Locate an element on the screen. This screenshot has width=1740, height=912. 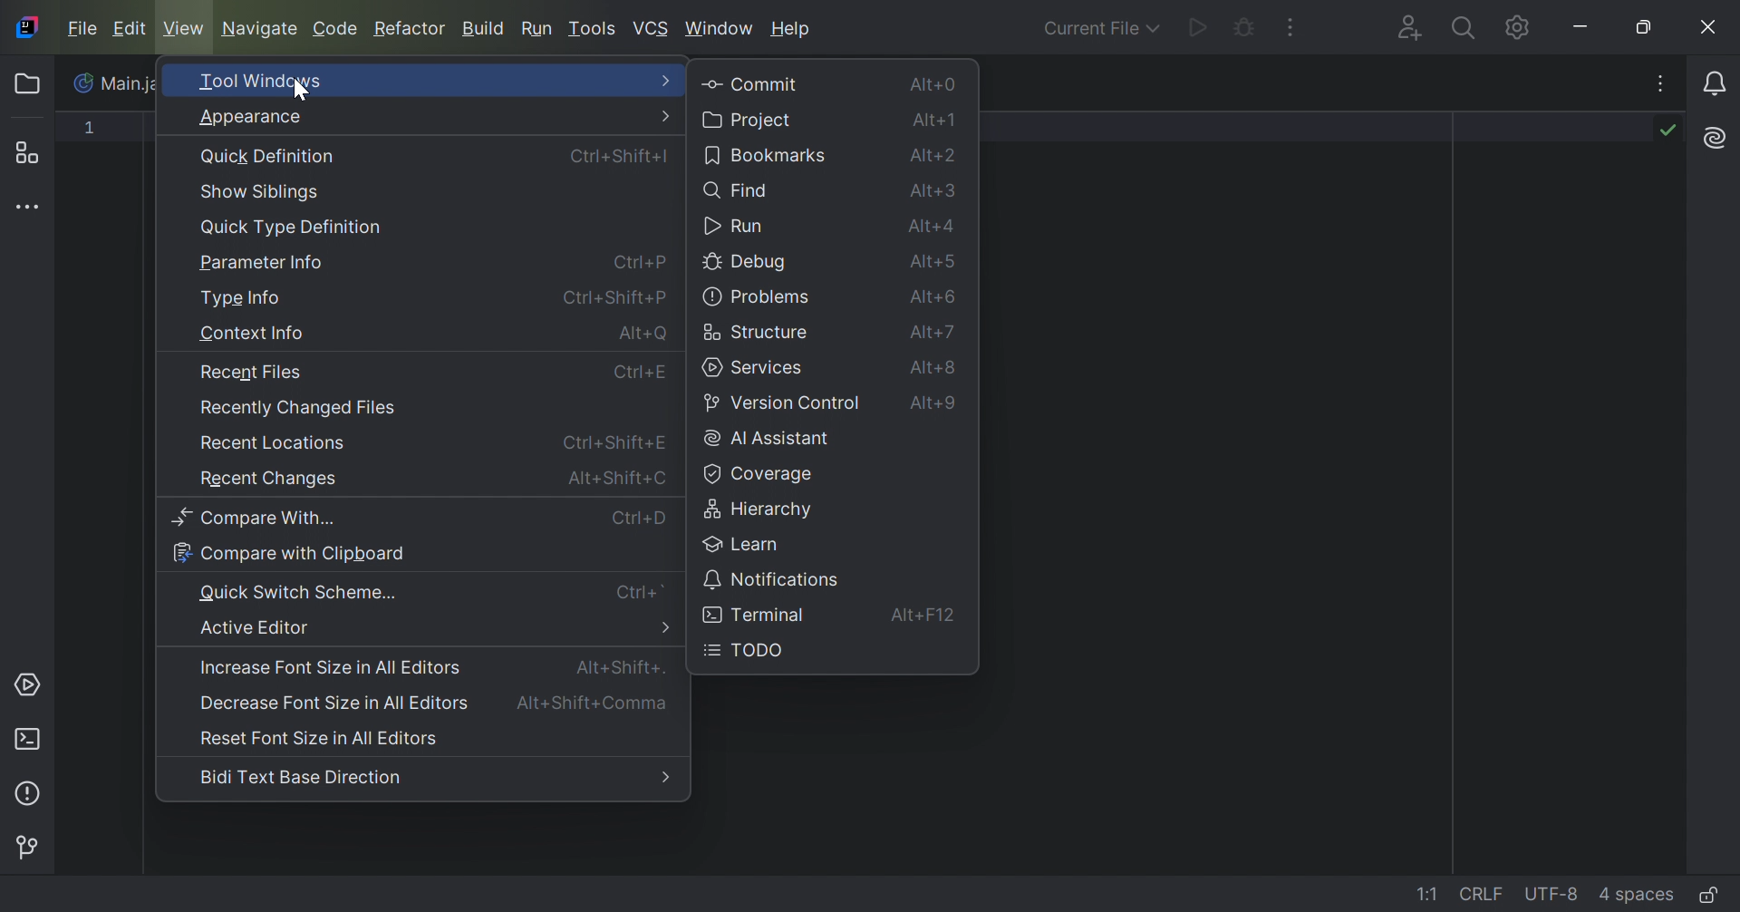
AI Assistant is located at coordinates (769, 439).